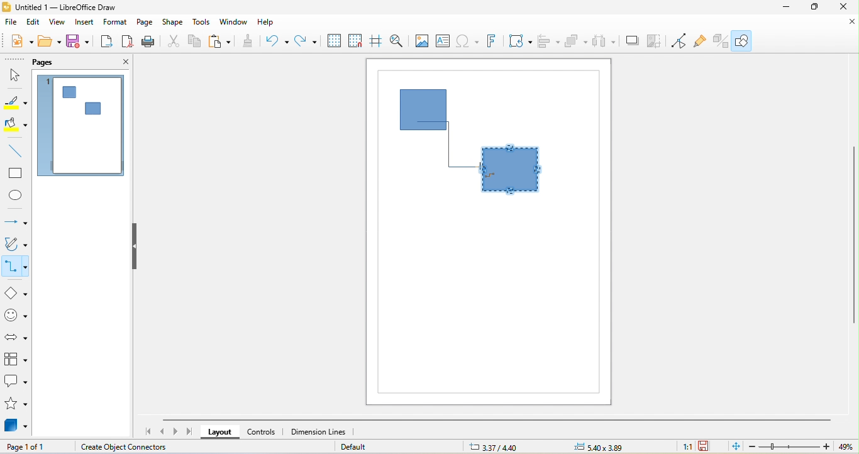  What do you see at coordinates (203, 23) in the screenshot?
I see `tools` at bounding box center [203, 23].